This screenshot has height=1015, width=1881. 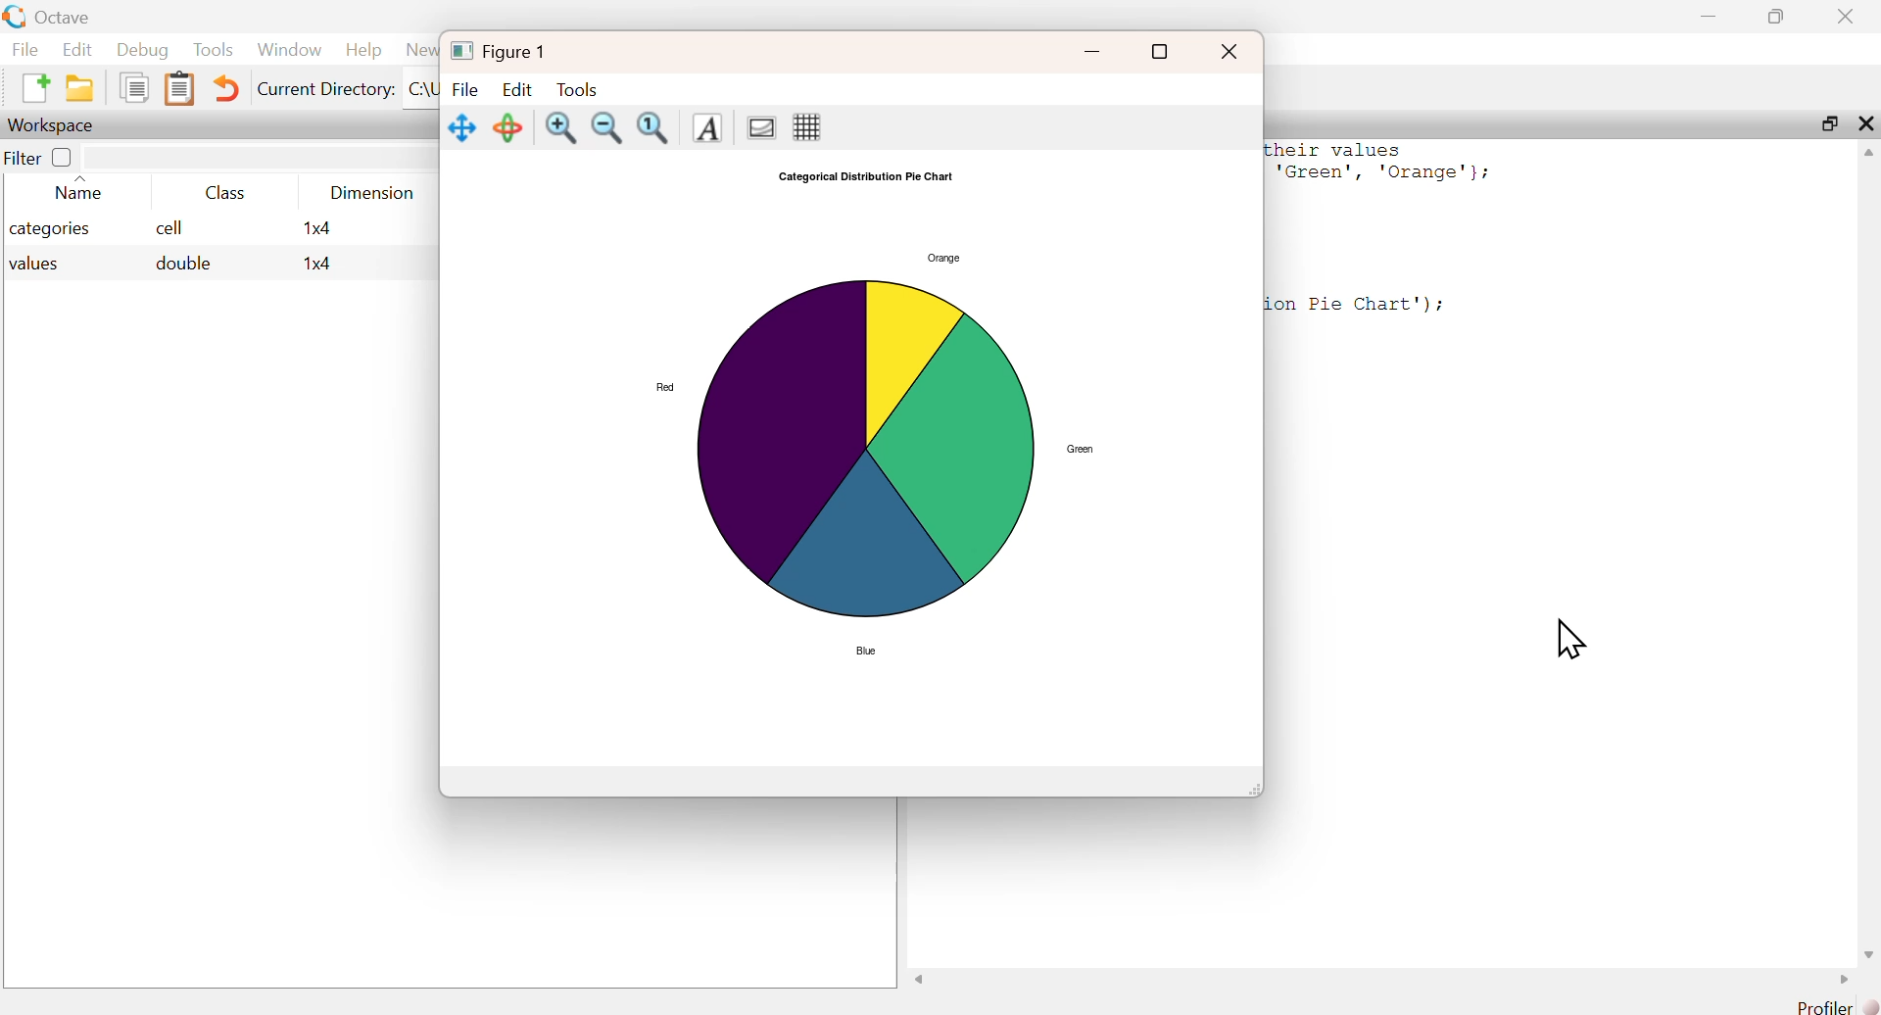 I want to click on Categorical Distribution Pie Chart, so click(x=865, y=177).